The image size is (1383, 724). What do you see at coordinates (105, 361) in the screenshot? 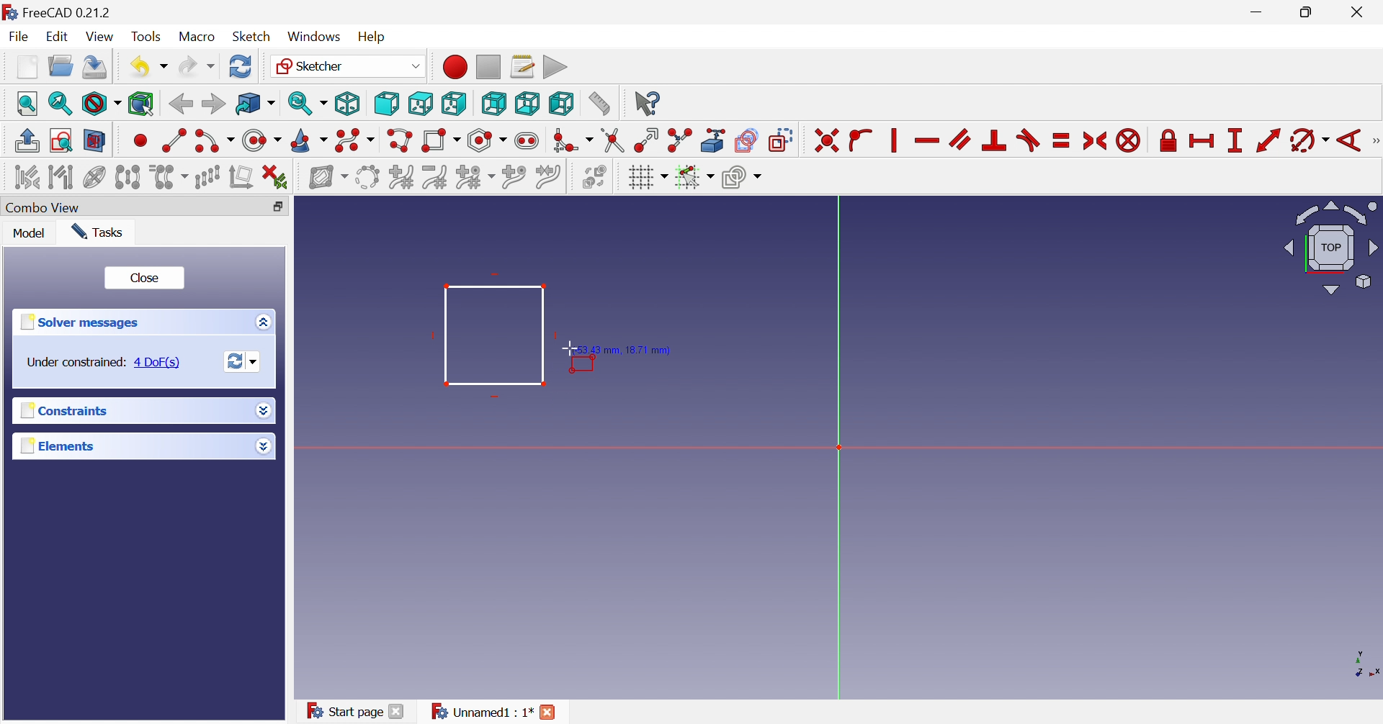
I see `Under constrained: 4Dof(s)` at bounding box center [105, 361].